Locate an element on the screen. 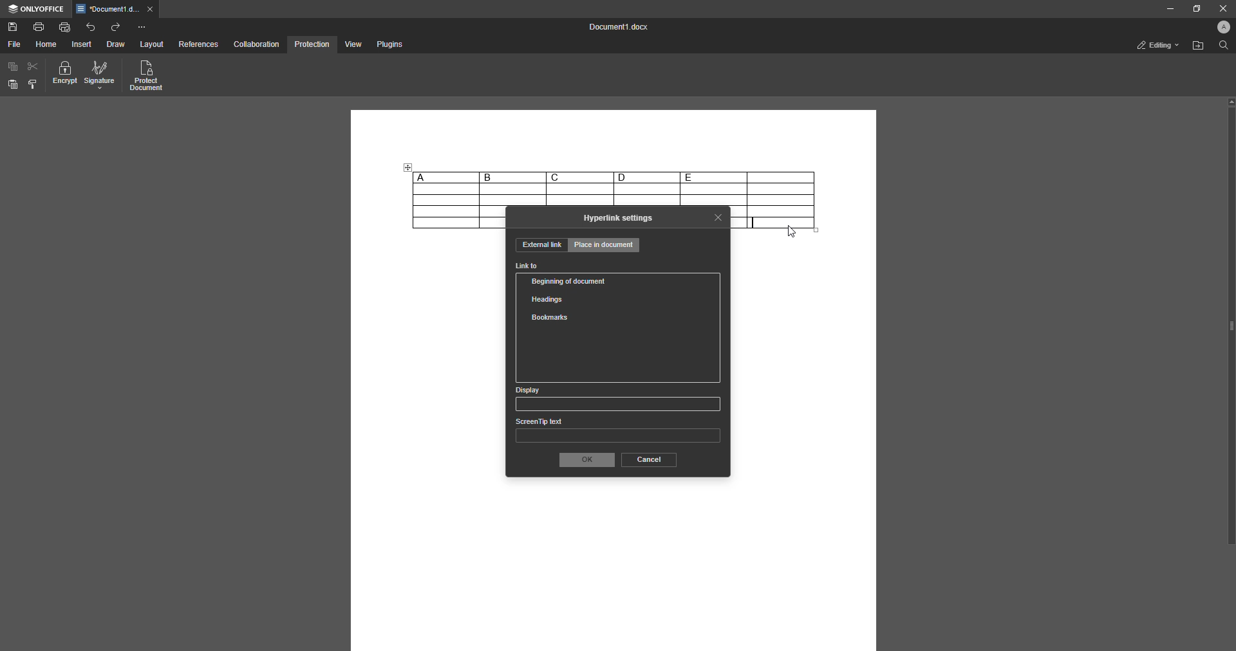 Image resolution: width=1236 pixels, height=651 pixels. Close is located at coordinates (718, 217).